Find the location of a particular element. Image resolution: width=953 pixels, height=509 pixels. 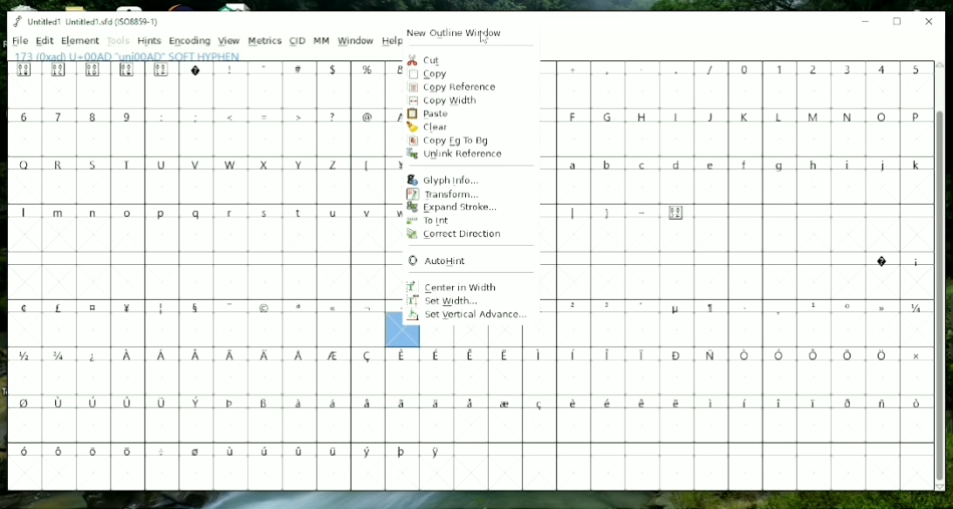

Center in Width is located at coordinates (451, 285).